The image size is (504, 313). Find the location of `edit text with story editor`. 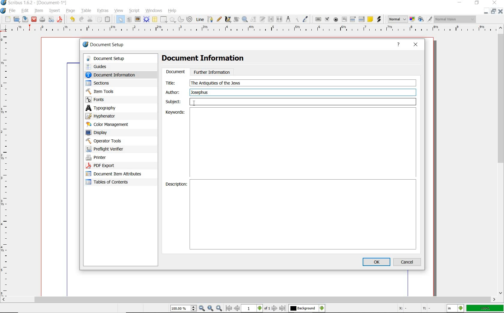

edit text with story editor is located at coordinates (262, 20).